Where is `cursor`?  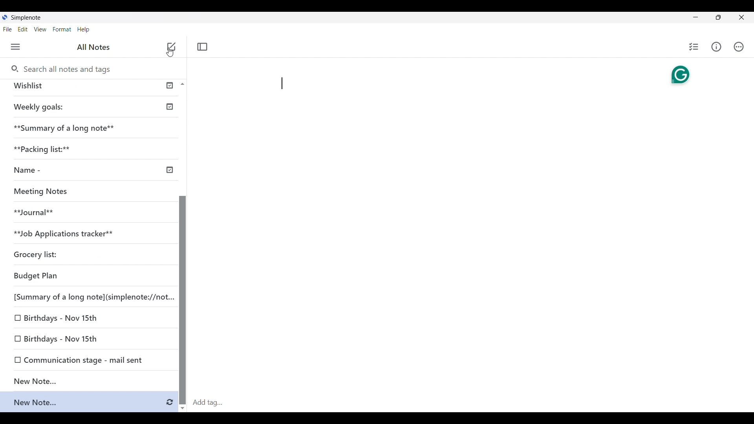 cursor is located at coordinates (171, 52).